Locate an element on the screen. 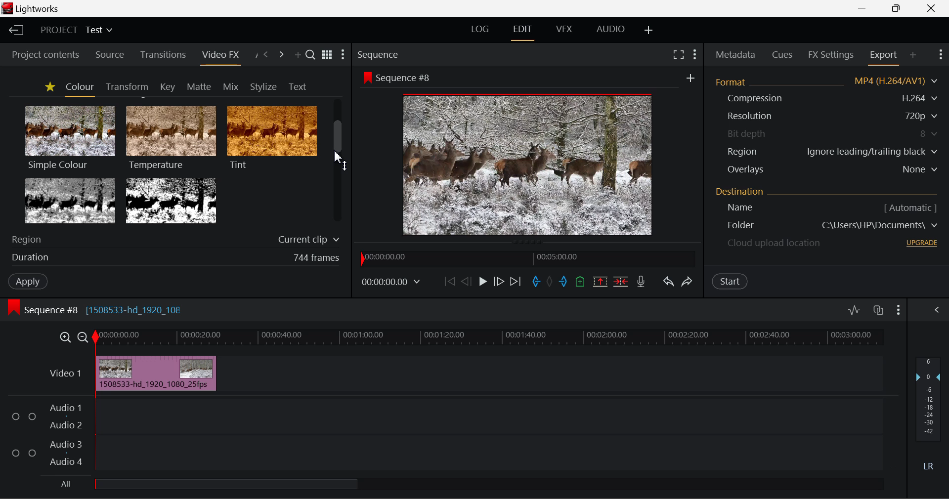 The image size is (949, 499). Text is located at coordinates (296, 86).